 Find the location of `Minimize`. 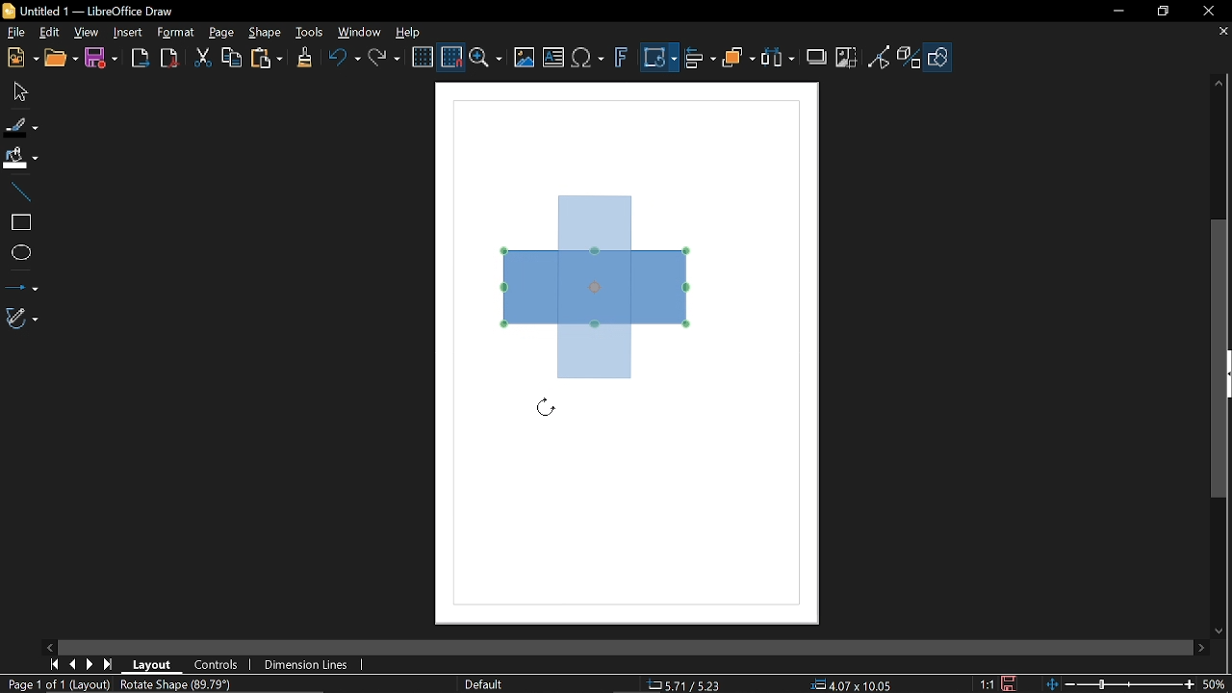

Minimize is located at coordinates (1116, 12).